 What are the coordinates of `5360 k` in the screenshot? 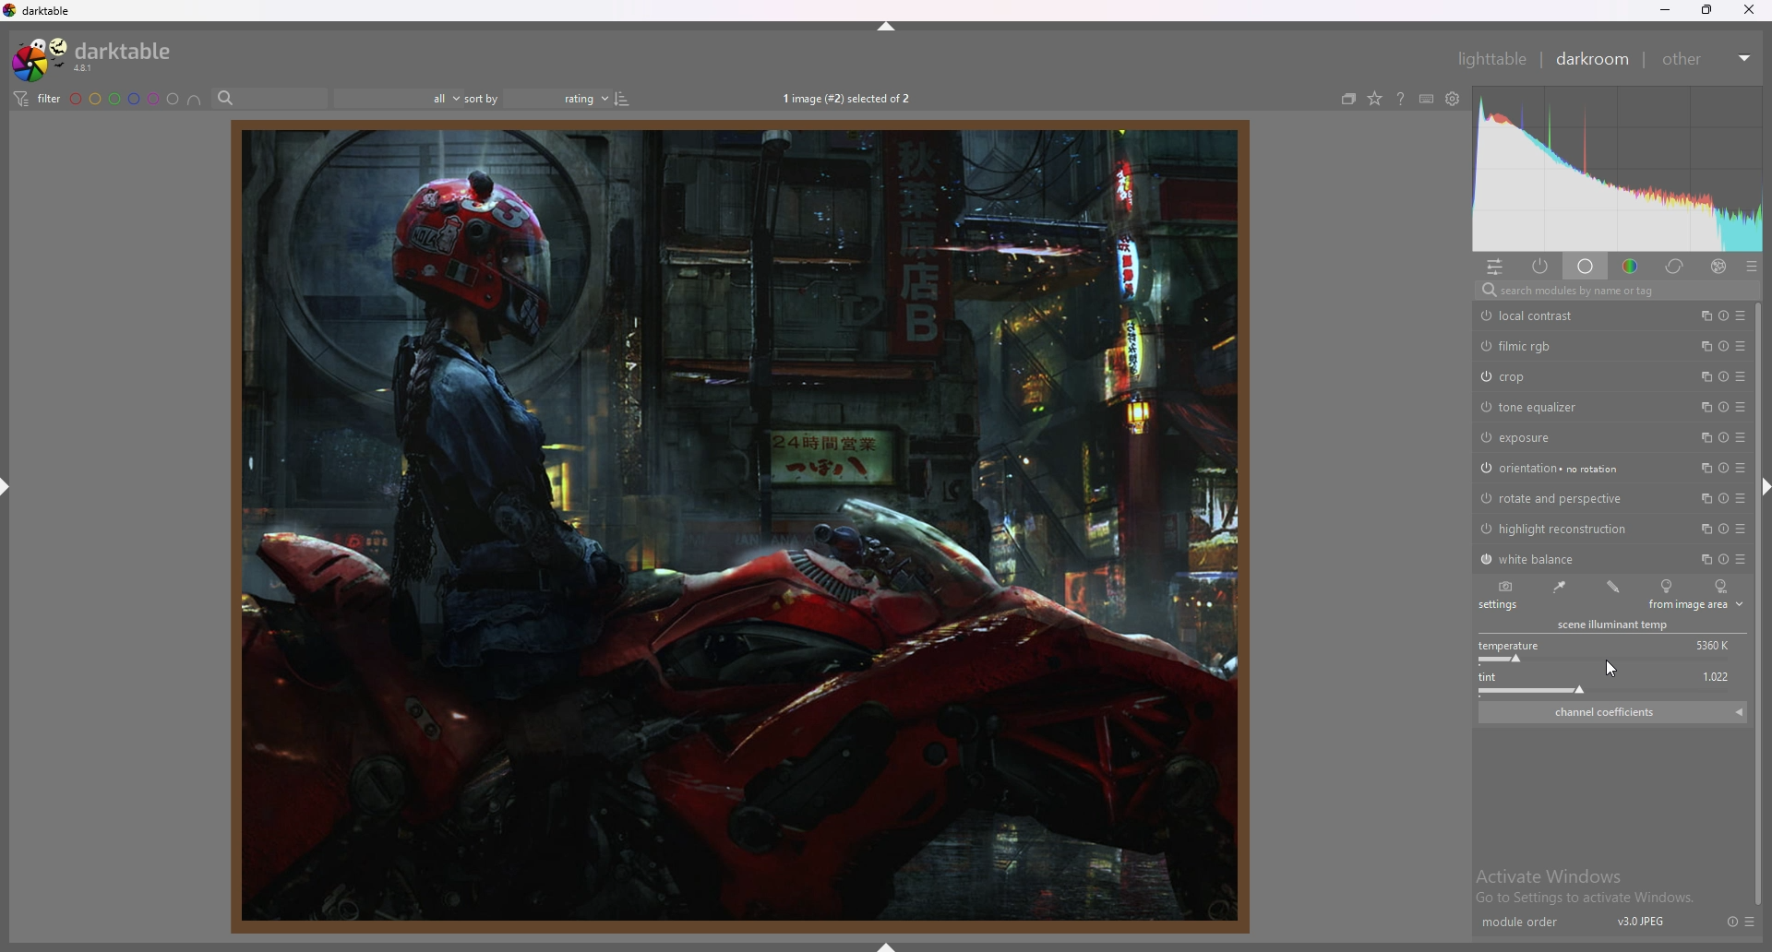 It's located at (1713, 645).